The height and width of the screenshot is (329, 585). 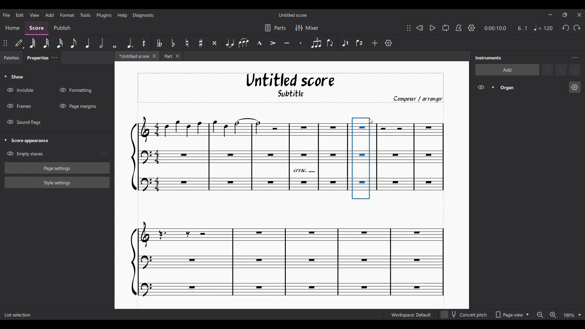 I want to click on Instruments panel settings, so click(x=575, y=58).